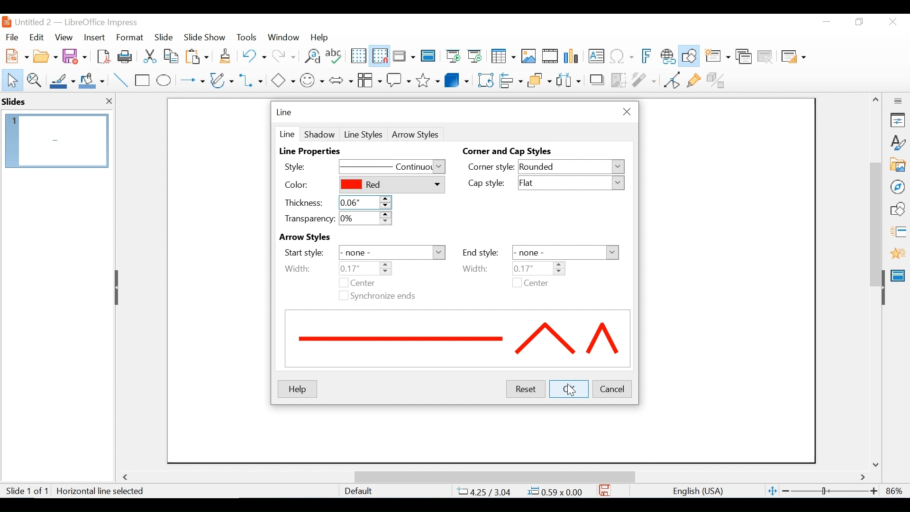  What do you see at coordinates (619, 79) in the screenshot?
I see `Crop Image` at bounding box center [619, 79].